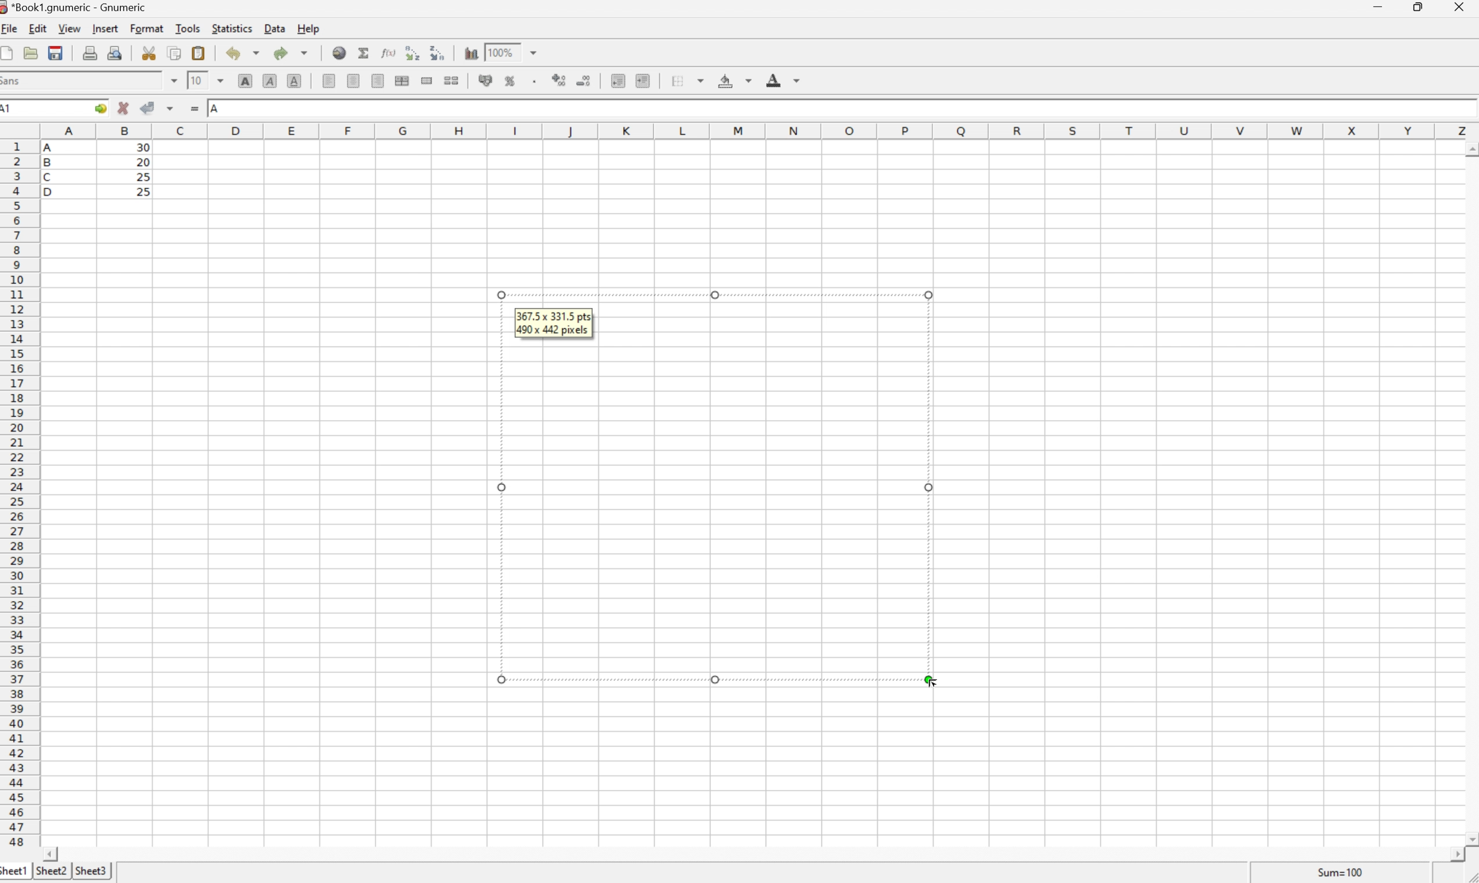 This screenshot has width=1479, height=883. Describe the element at coordinates (499, 490) in the screenshot. I see `` at that location.